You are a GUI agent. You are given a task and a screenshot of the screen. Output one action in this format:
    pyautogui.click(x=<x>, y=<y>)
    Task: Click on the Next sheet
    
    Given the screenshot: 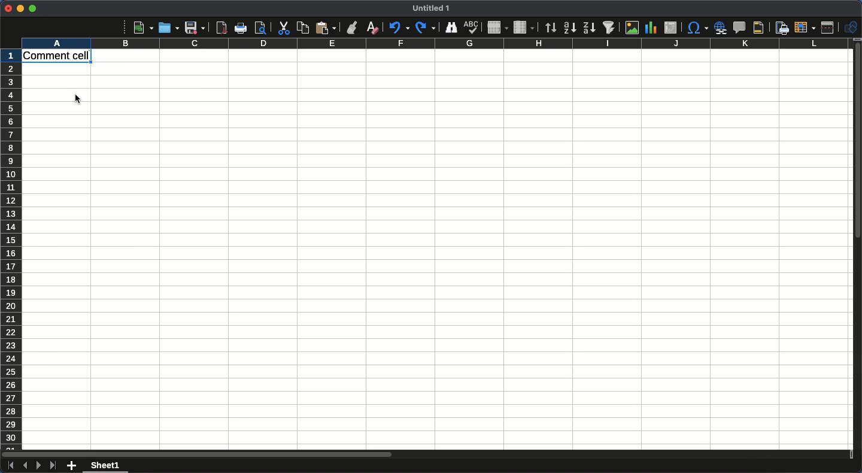 What is the action you would take?
    pyautogui.click(x=39, y=465)
    